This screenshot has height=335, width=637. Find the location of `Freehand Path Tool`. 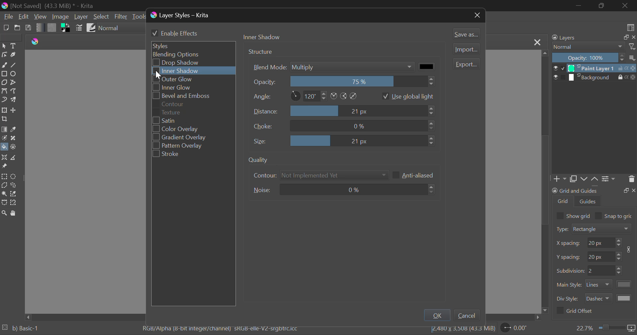

Freehand Path Tool is located at coordinates (14, 91).